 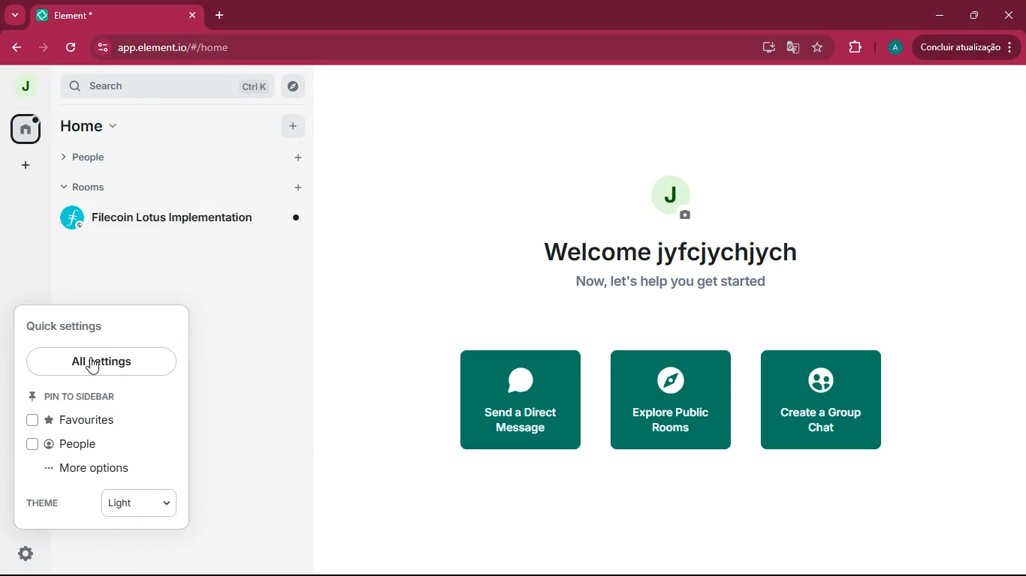 I want to click on Cursor, so click(x=93, y=367).